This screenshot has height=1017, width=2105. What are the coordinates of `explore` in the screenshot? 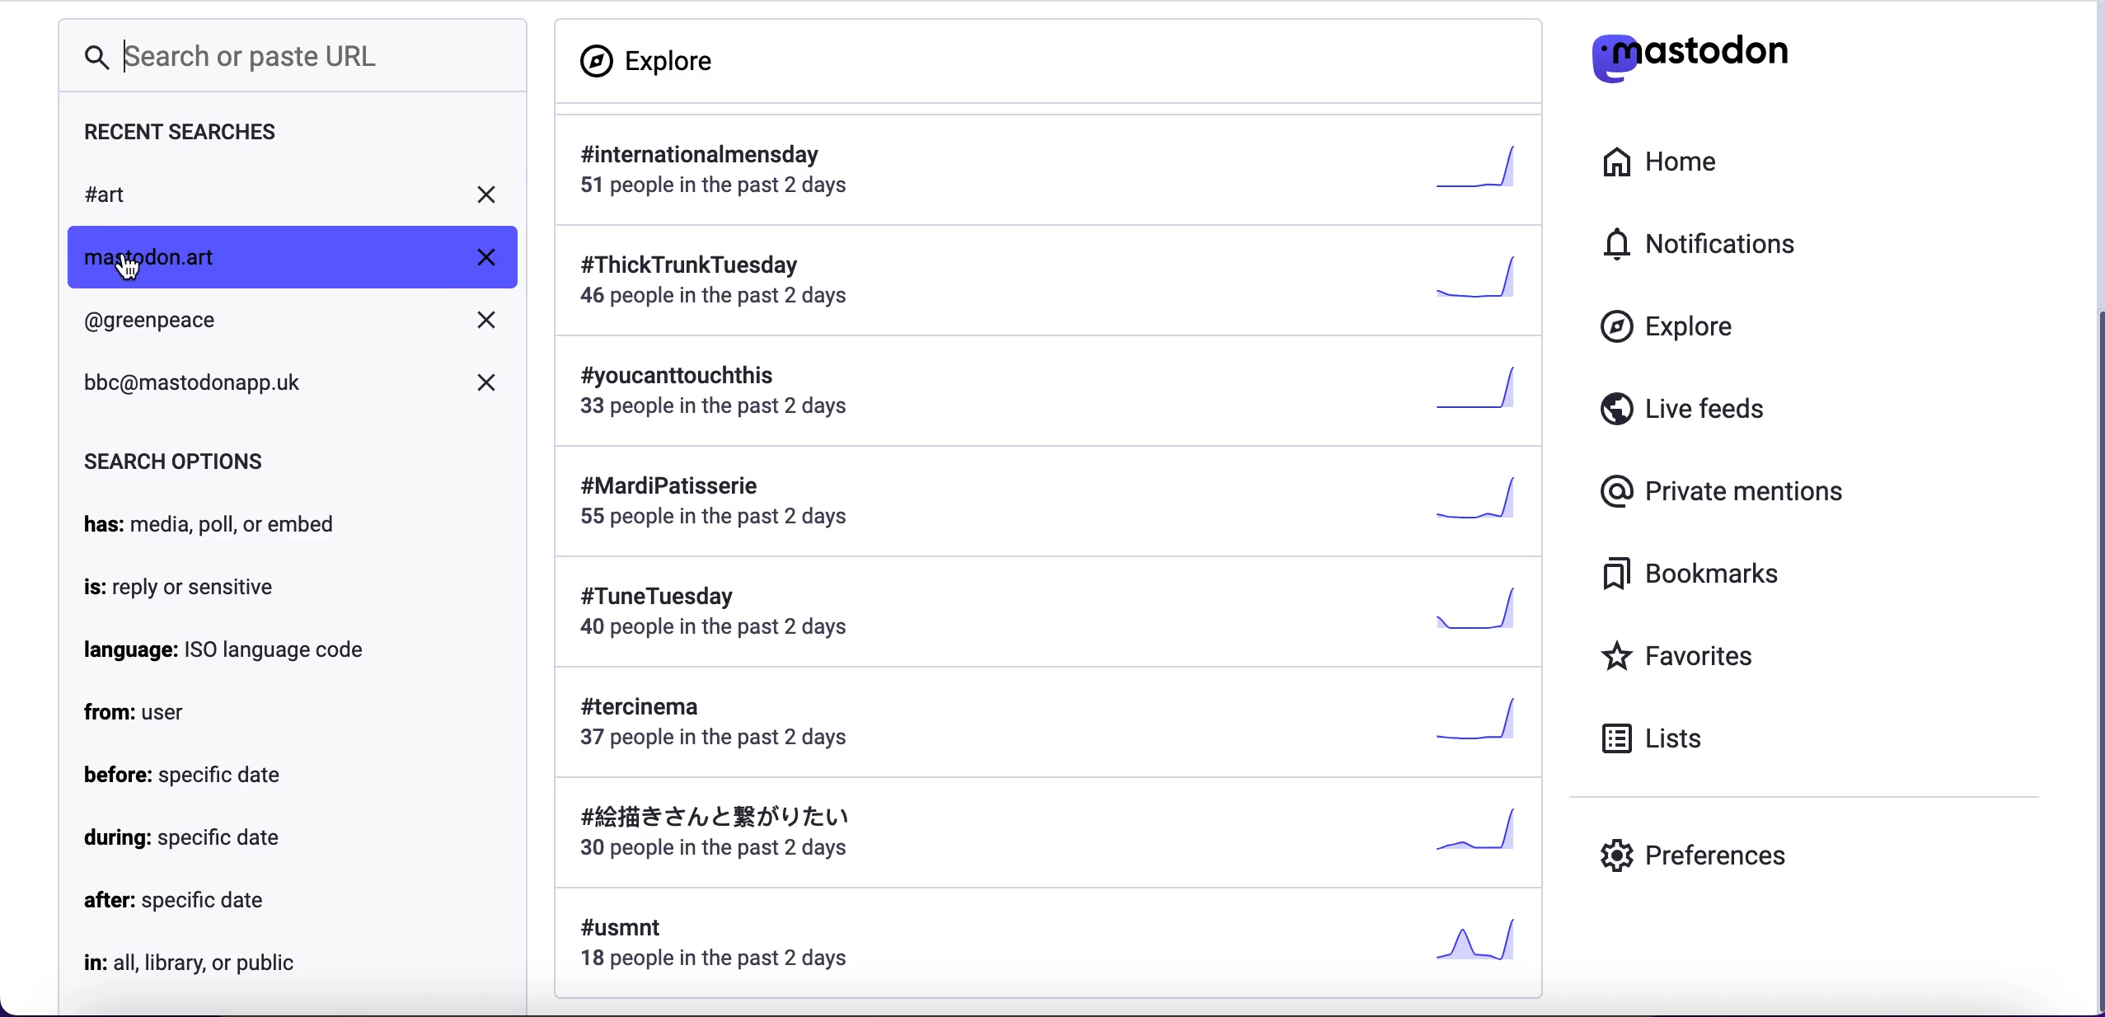 It's located at (655, 60).